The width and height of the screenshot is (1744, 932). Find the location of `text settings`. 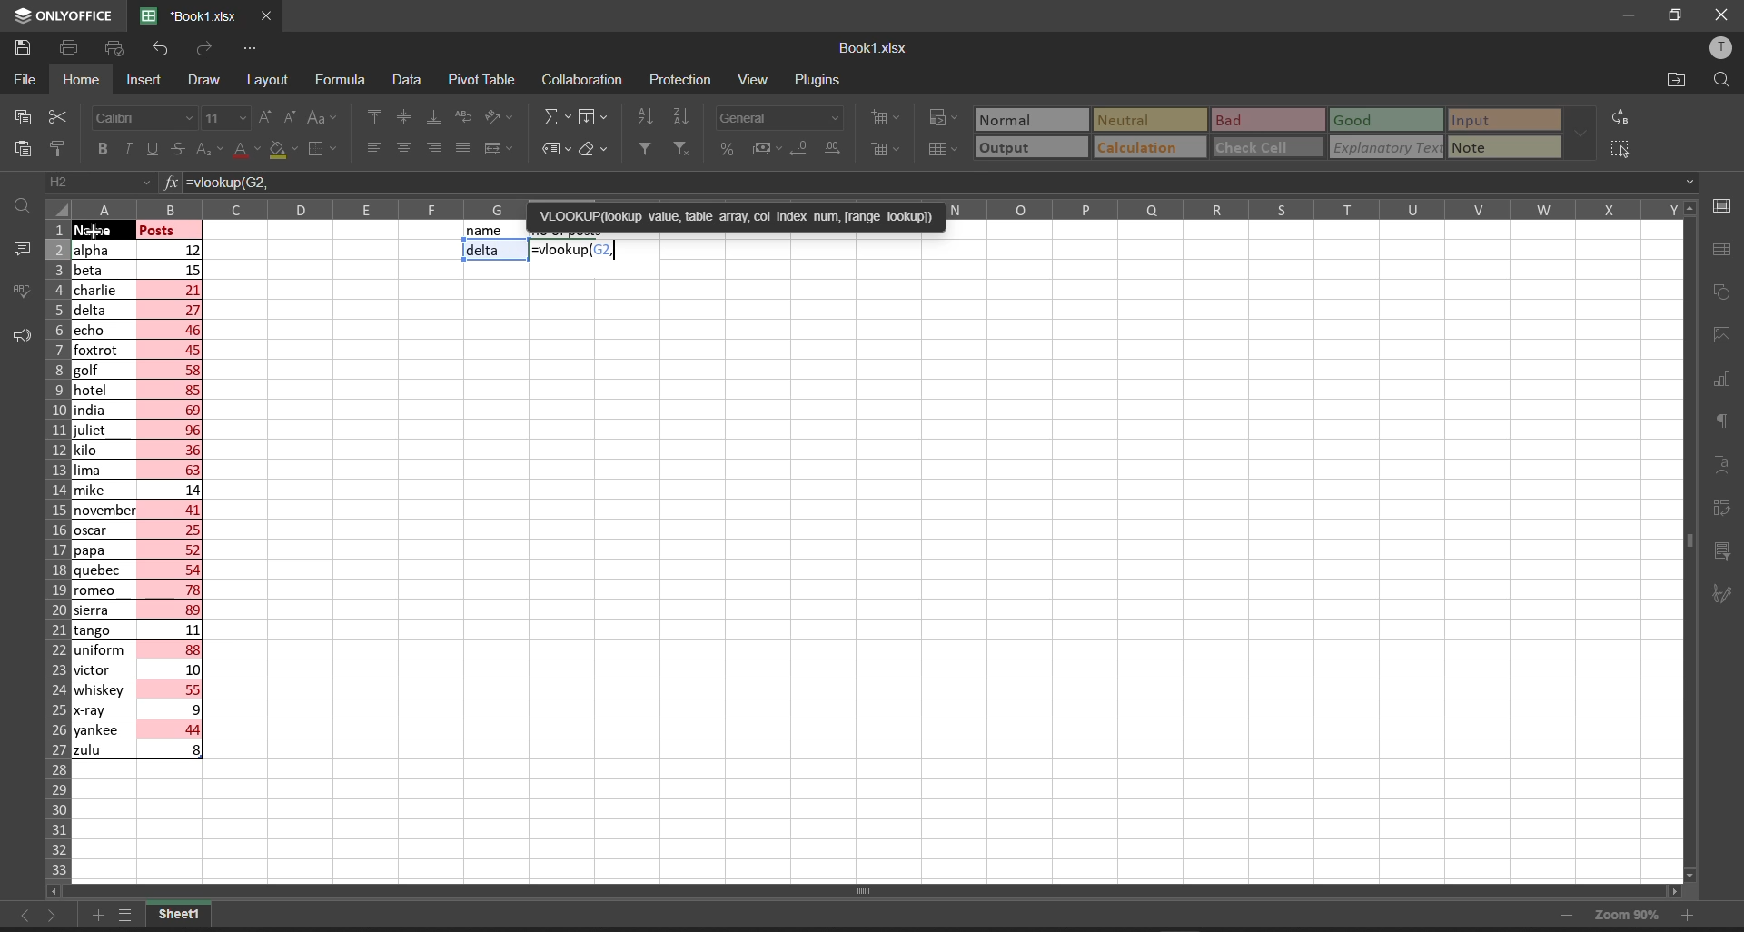

text settings is located at coordinates (1727, 463).